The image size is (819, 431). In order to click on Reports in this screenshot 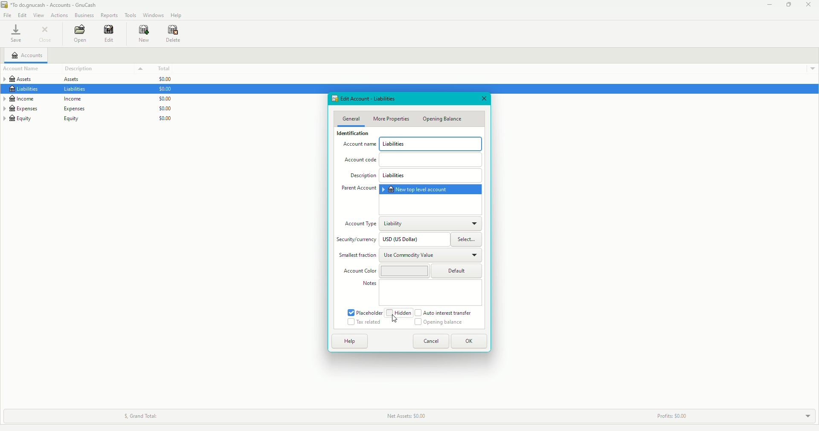, I will do `click(109, 15)`.